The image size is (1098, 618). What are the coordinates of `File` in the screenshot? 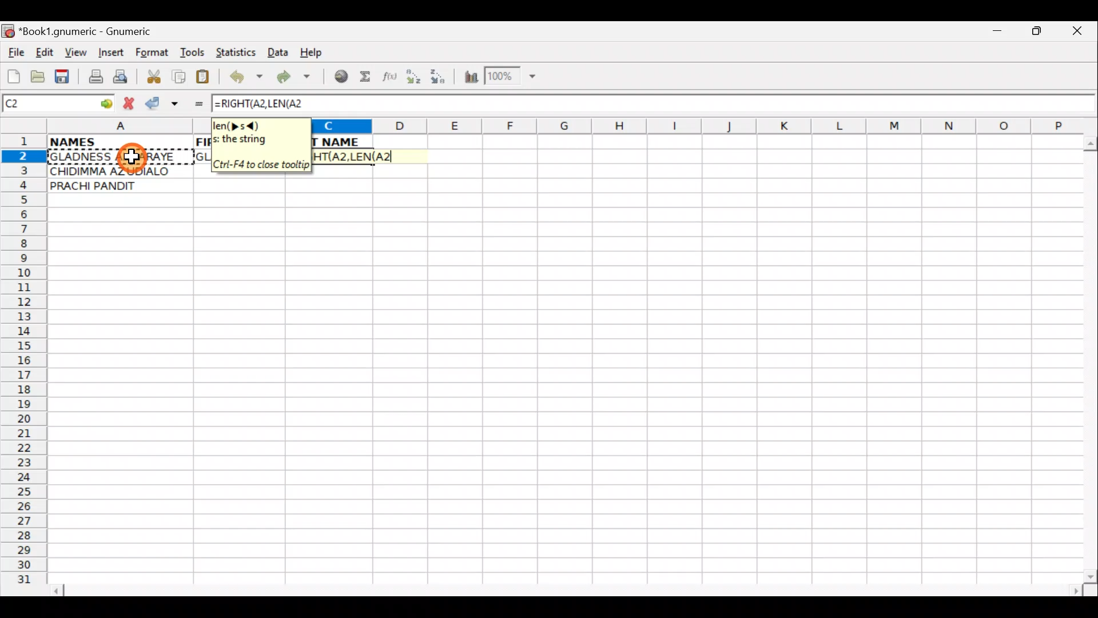 It's located at (15, 53).